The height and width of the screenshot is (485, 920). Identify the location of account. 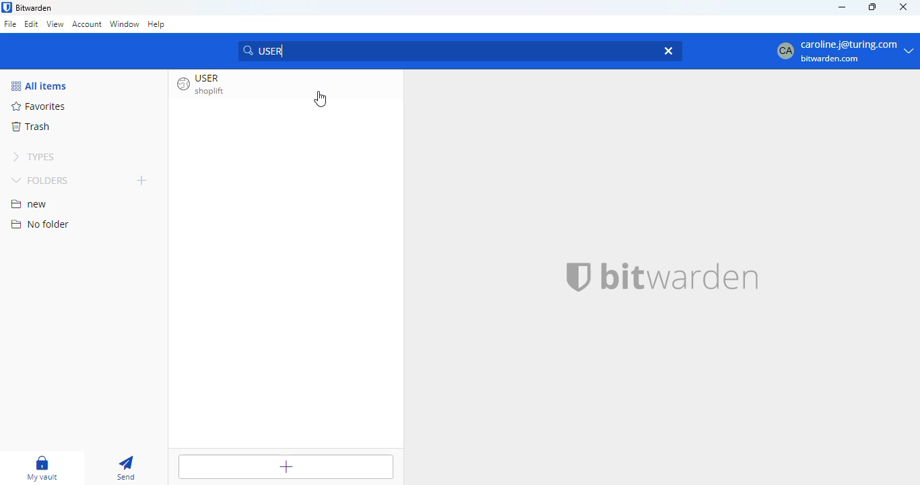
(87, 26).